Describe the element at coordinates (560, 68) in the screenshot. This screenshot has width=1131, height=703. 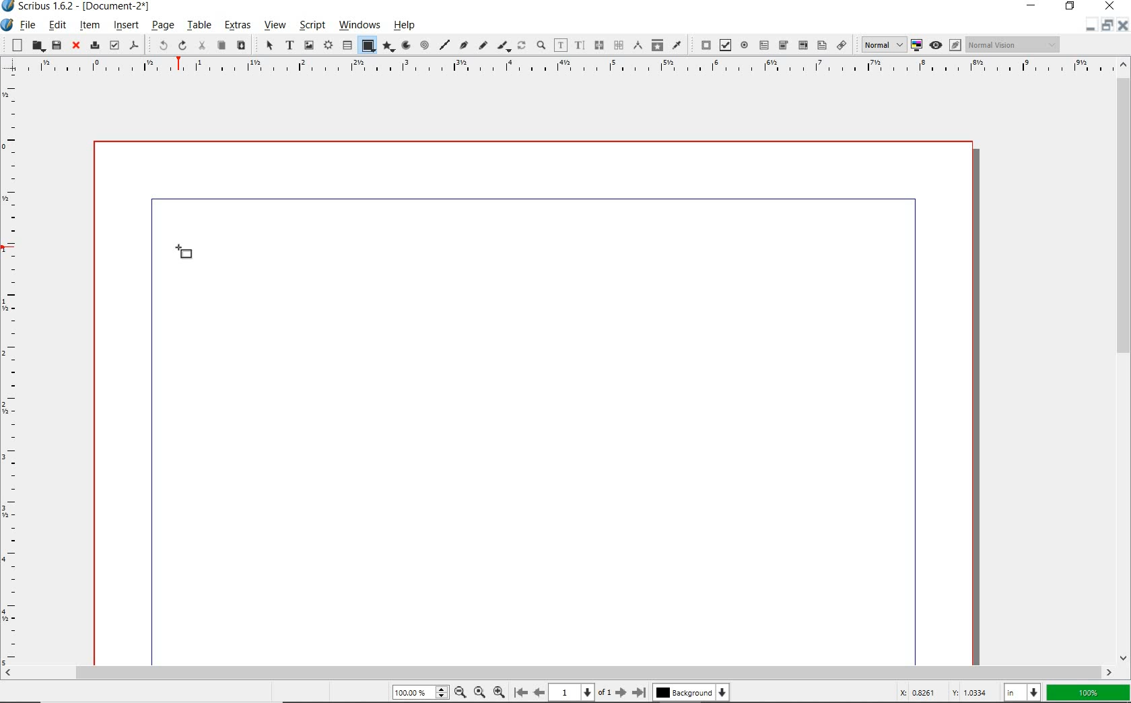
I see `ruler` at that location.